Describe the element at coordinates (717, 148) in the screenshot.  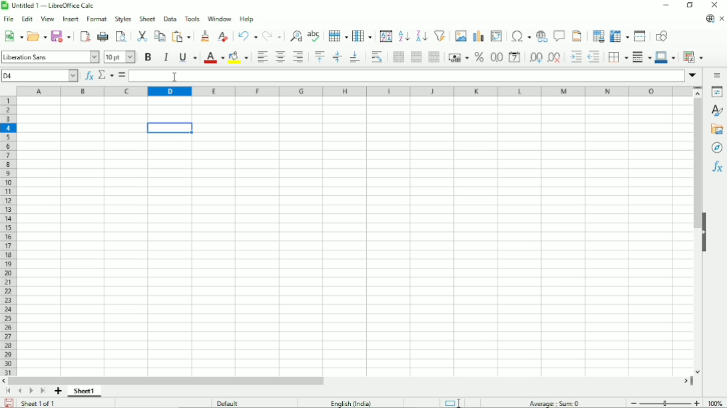
I see `Navigator` at that location.